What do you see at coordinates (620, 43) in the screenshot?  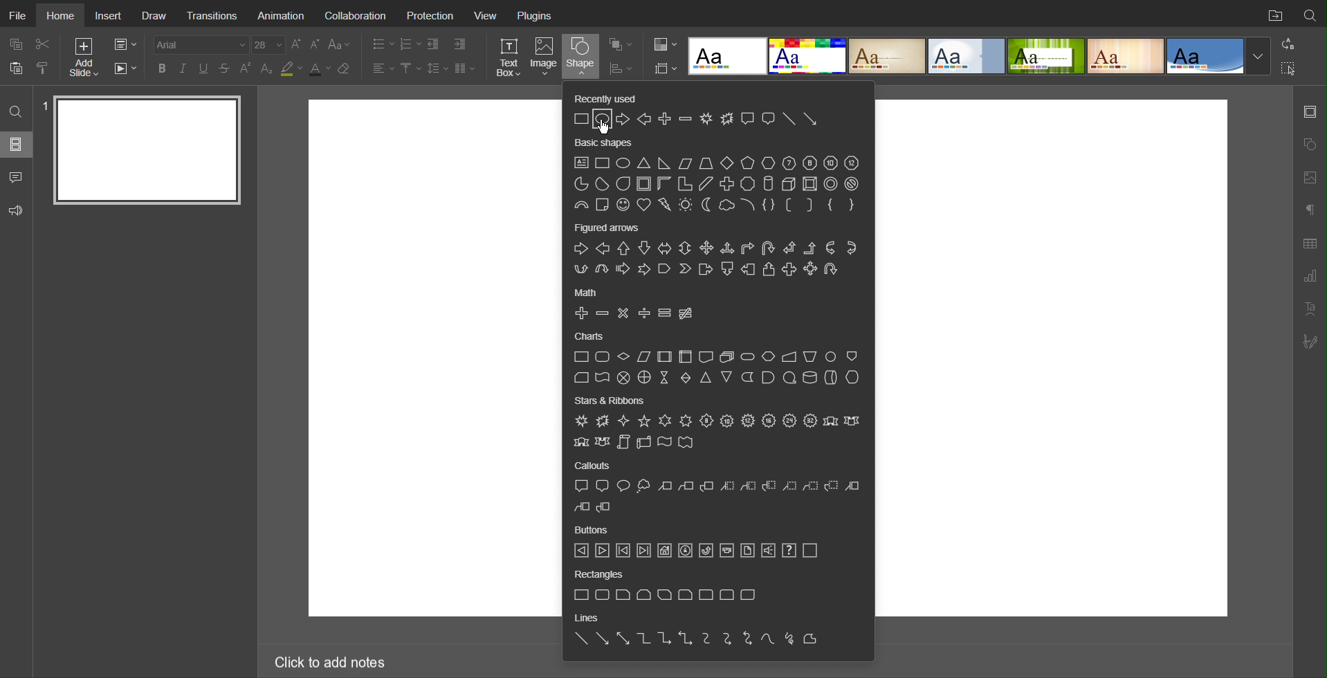 I see `Arrangement` at bounding box center [620, 43].